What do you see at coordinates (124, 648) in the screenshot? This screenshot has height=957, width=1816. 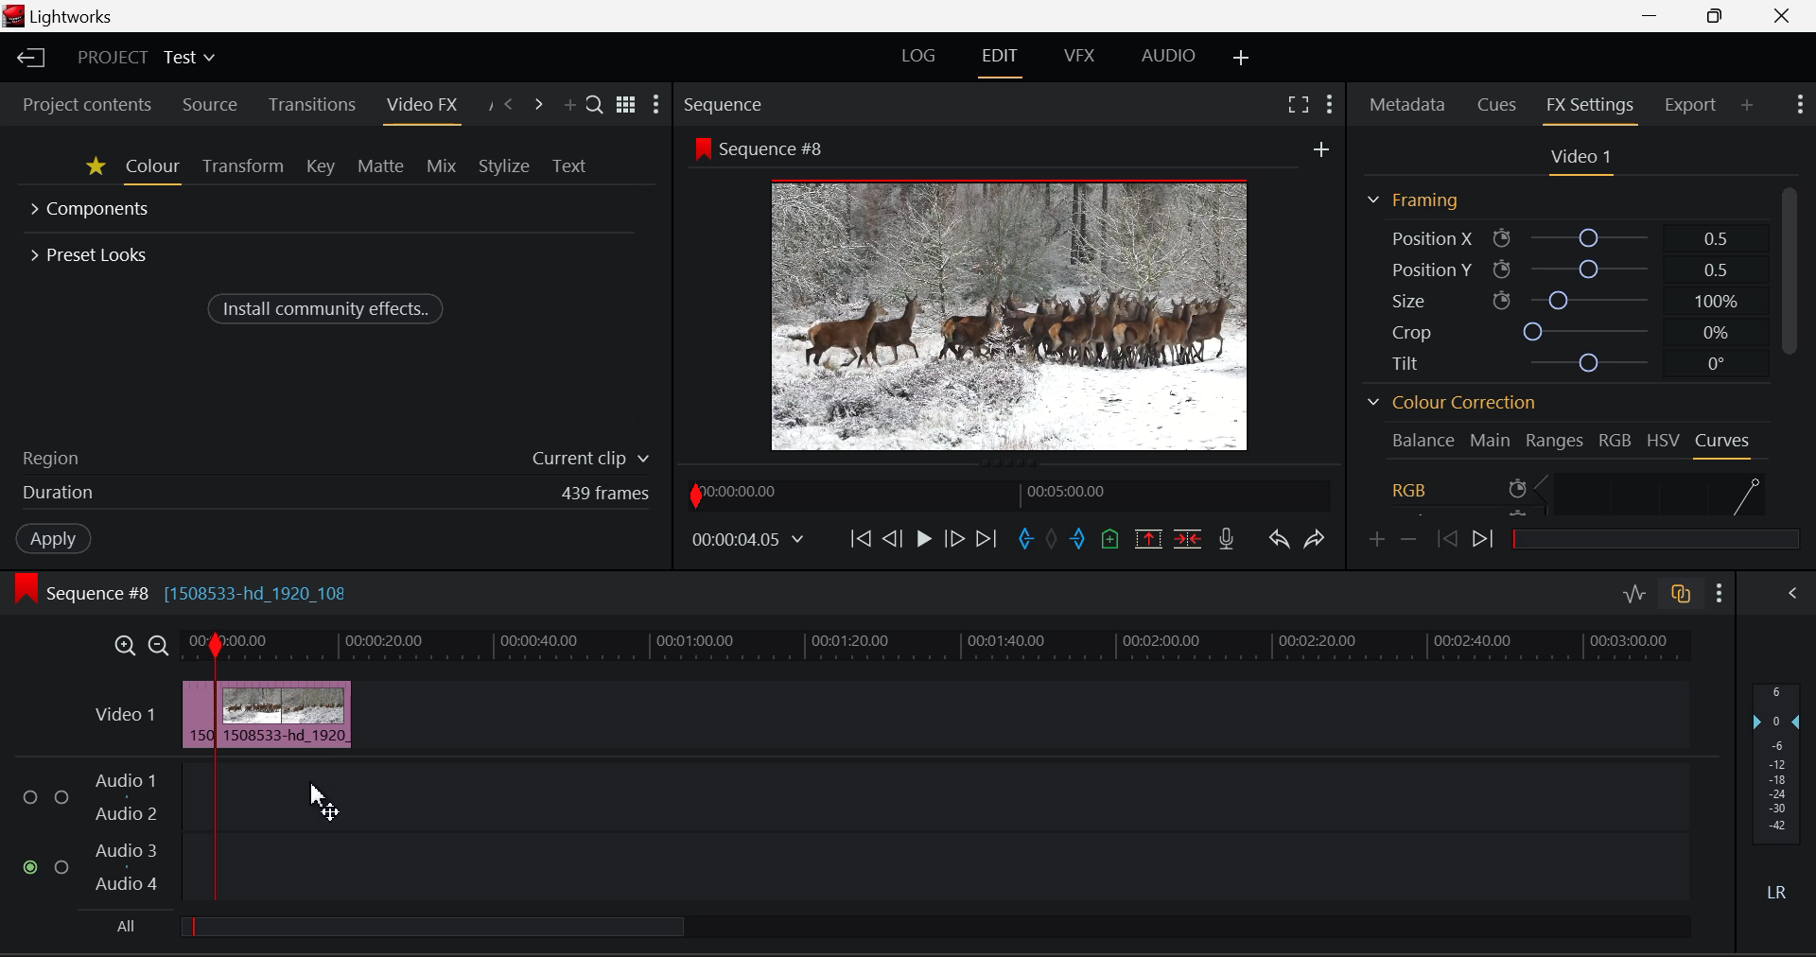 I see `Timeline Zoom In` at bounding box center [124, 648].